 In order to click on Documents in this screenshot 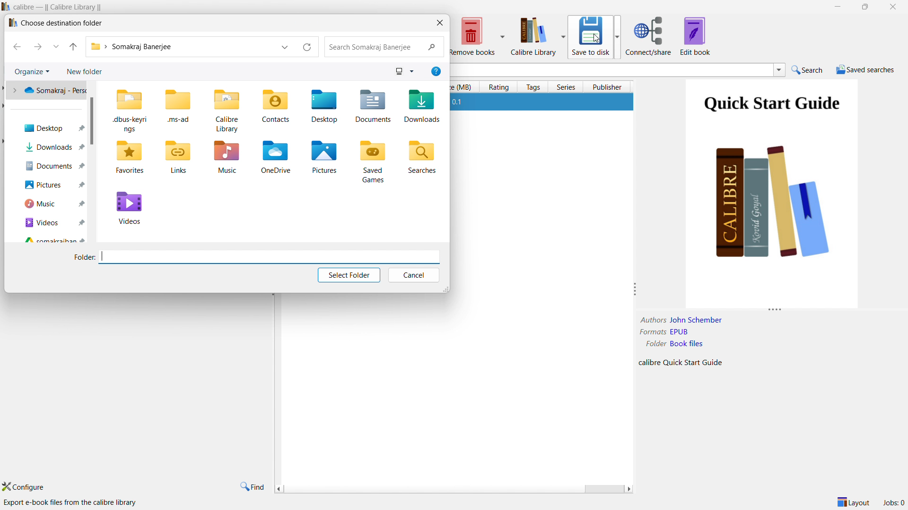, I will do `click(375, 107)`.